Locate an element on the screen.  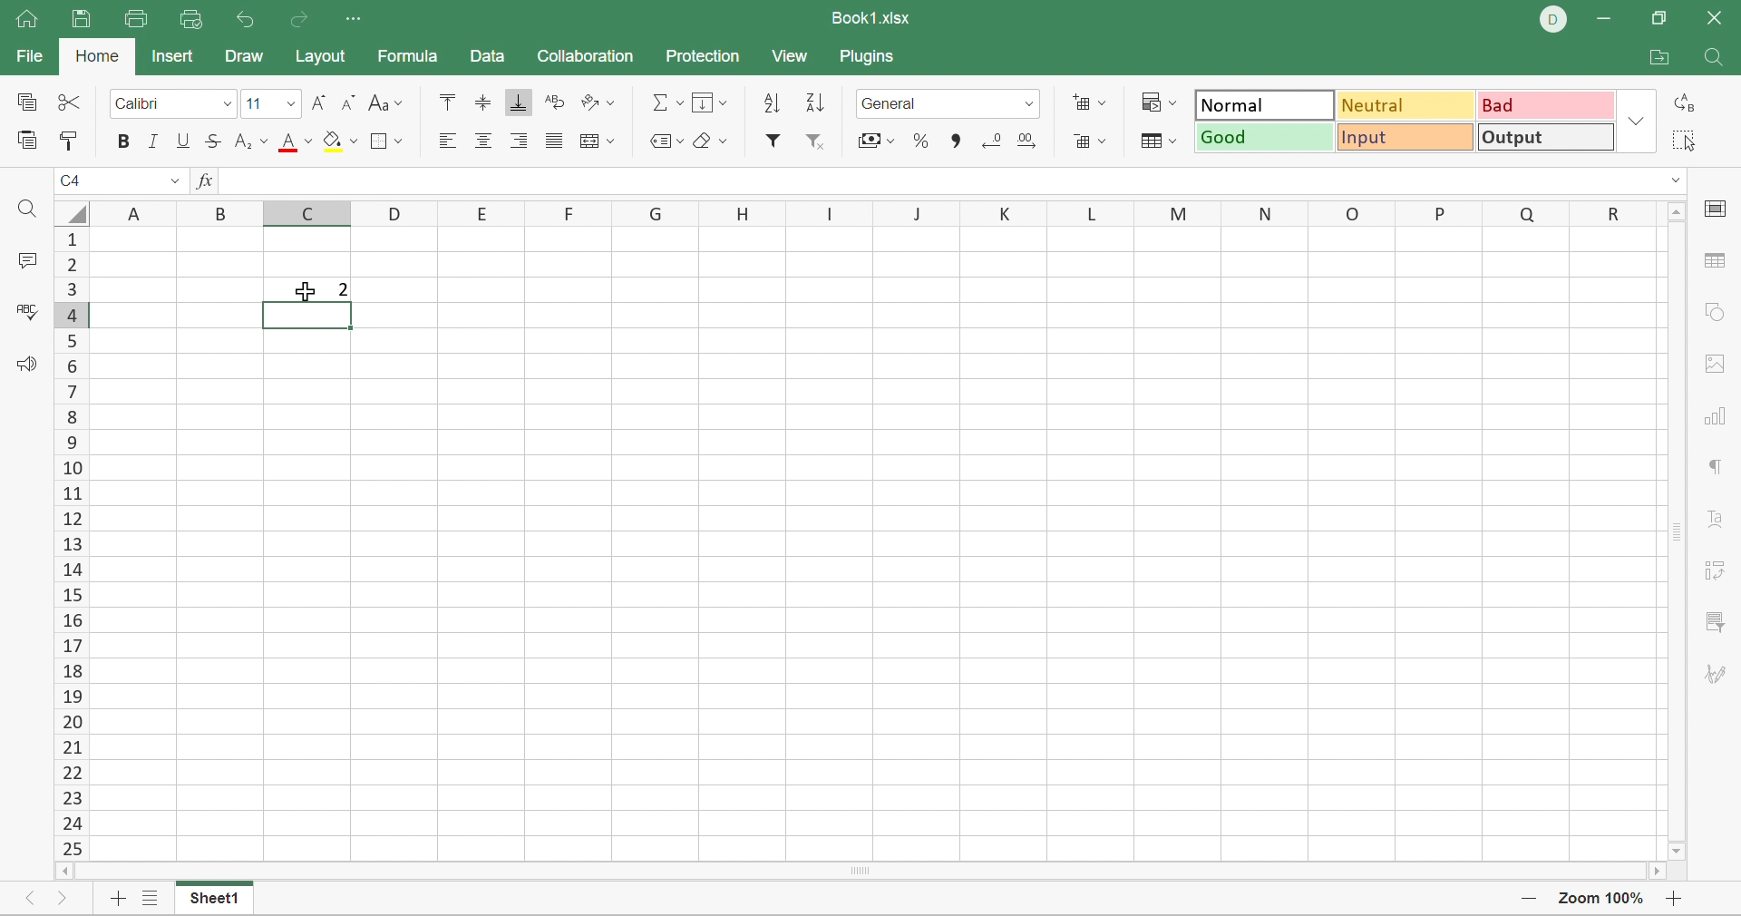
Align Top is located at coordinates (445, 101).